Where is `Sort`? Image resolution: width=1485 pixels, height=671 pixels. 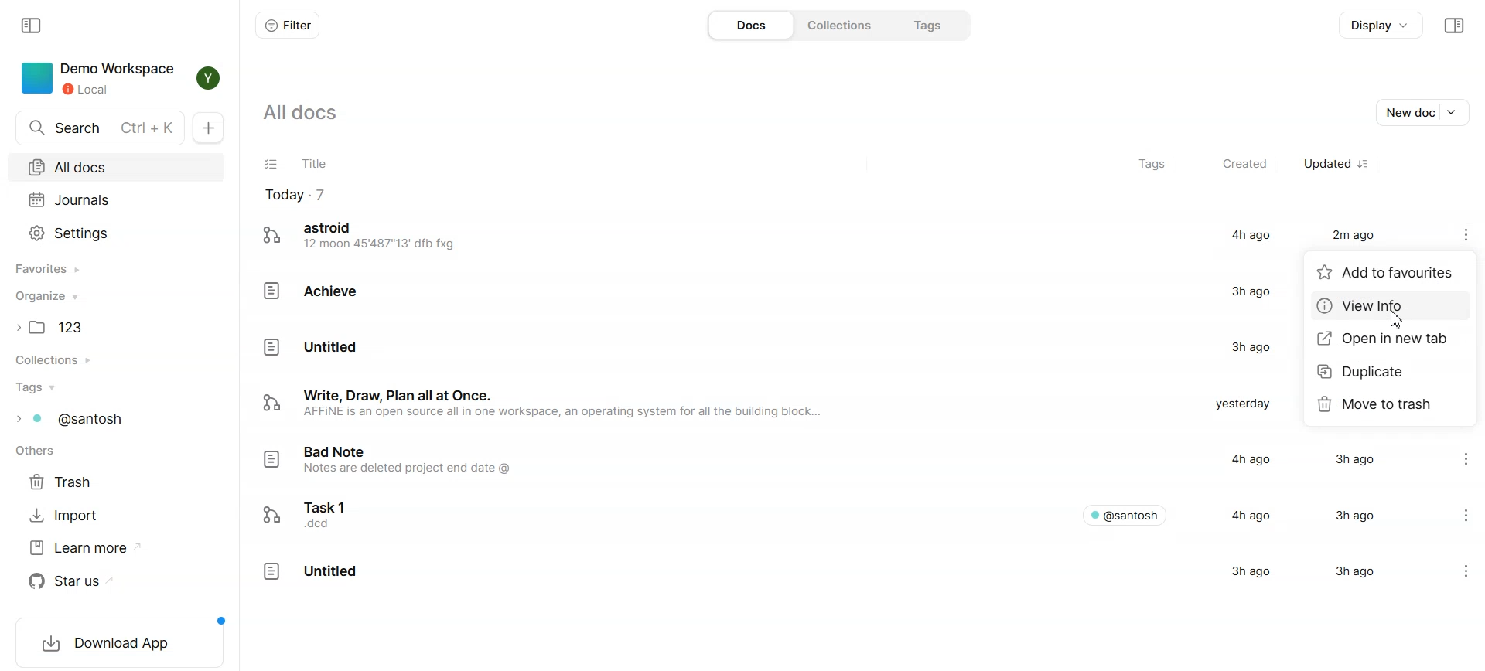
Sort is located at coordinates (1364, 164).